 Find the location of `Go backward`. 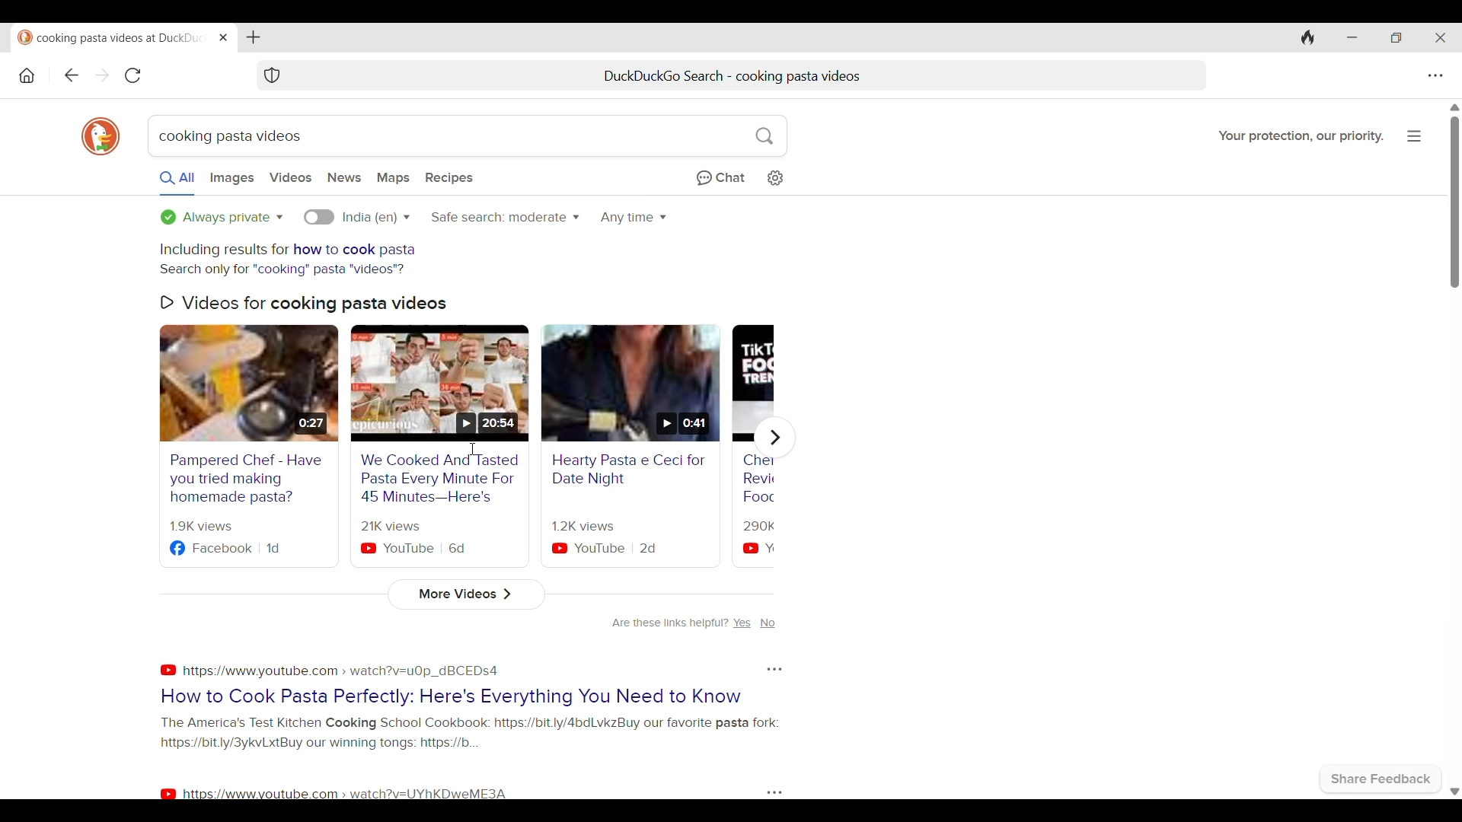

Go backward is located at coordinates (72, 75).